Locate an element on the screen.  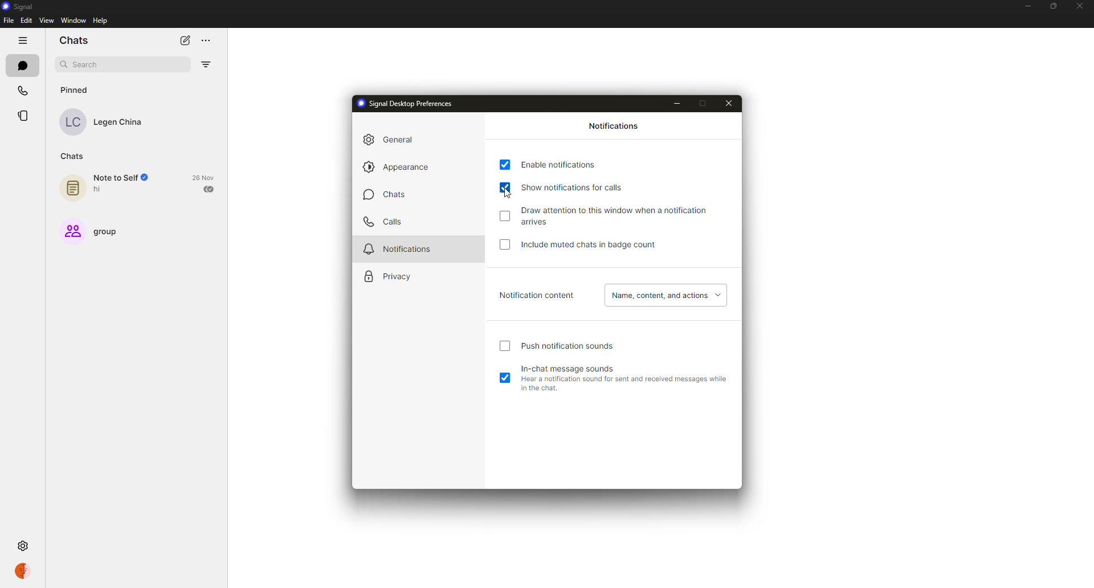
view is located at coordinates (46, 21).